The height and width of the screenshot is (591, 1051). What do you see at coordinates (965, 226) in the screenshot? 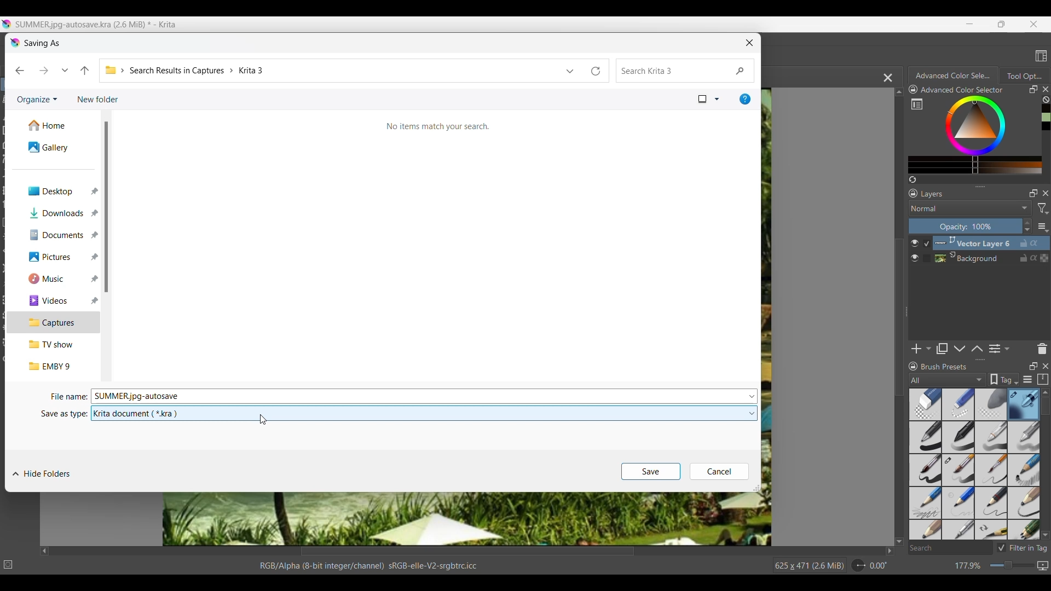
I see `Change percentage of opacity` at bounding box center [965, 226].